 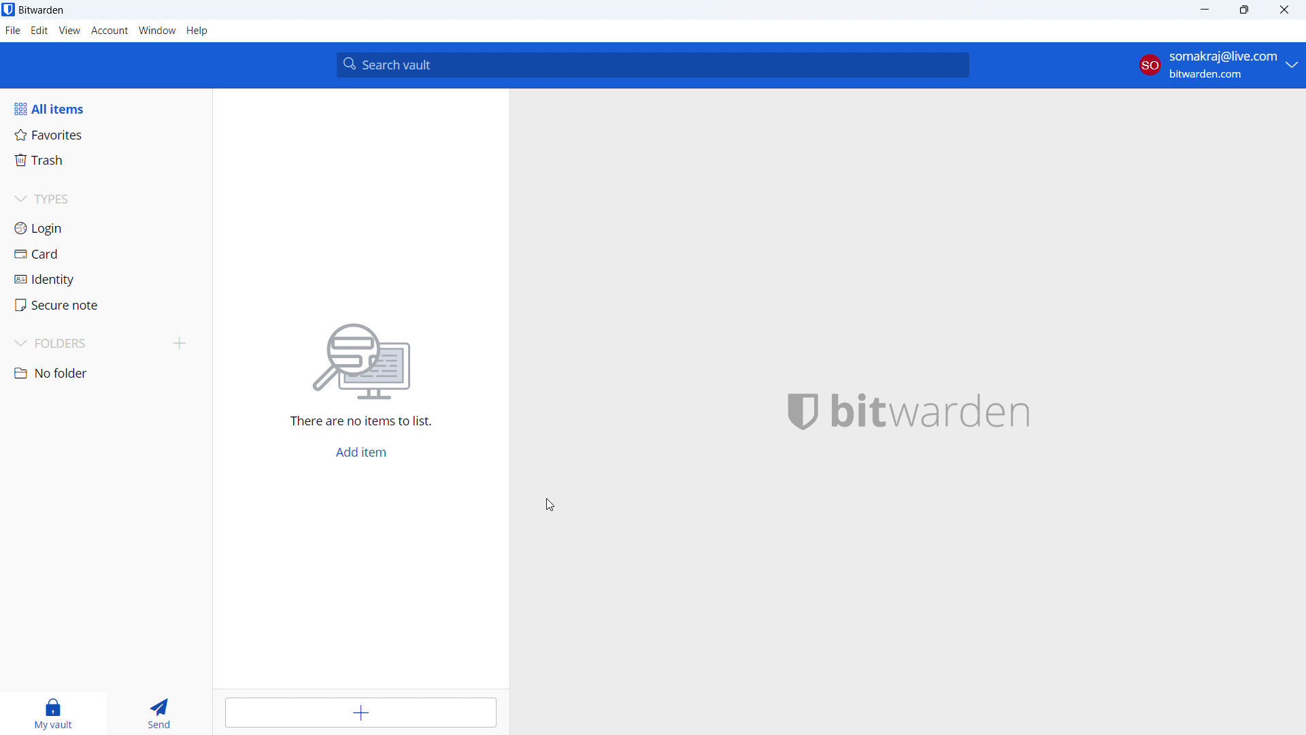 I want to click on BITWARDEN LOGO, so click(x=794, y=412).